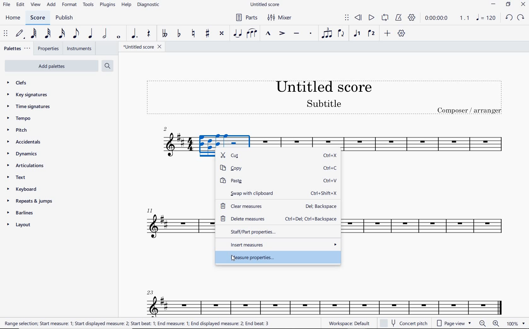 This screenshot has width=529, height=329. Describe the element at coordinates (13, 18) in the screenshot. I see `HOME` at that location.